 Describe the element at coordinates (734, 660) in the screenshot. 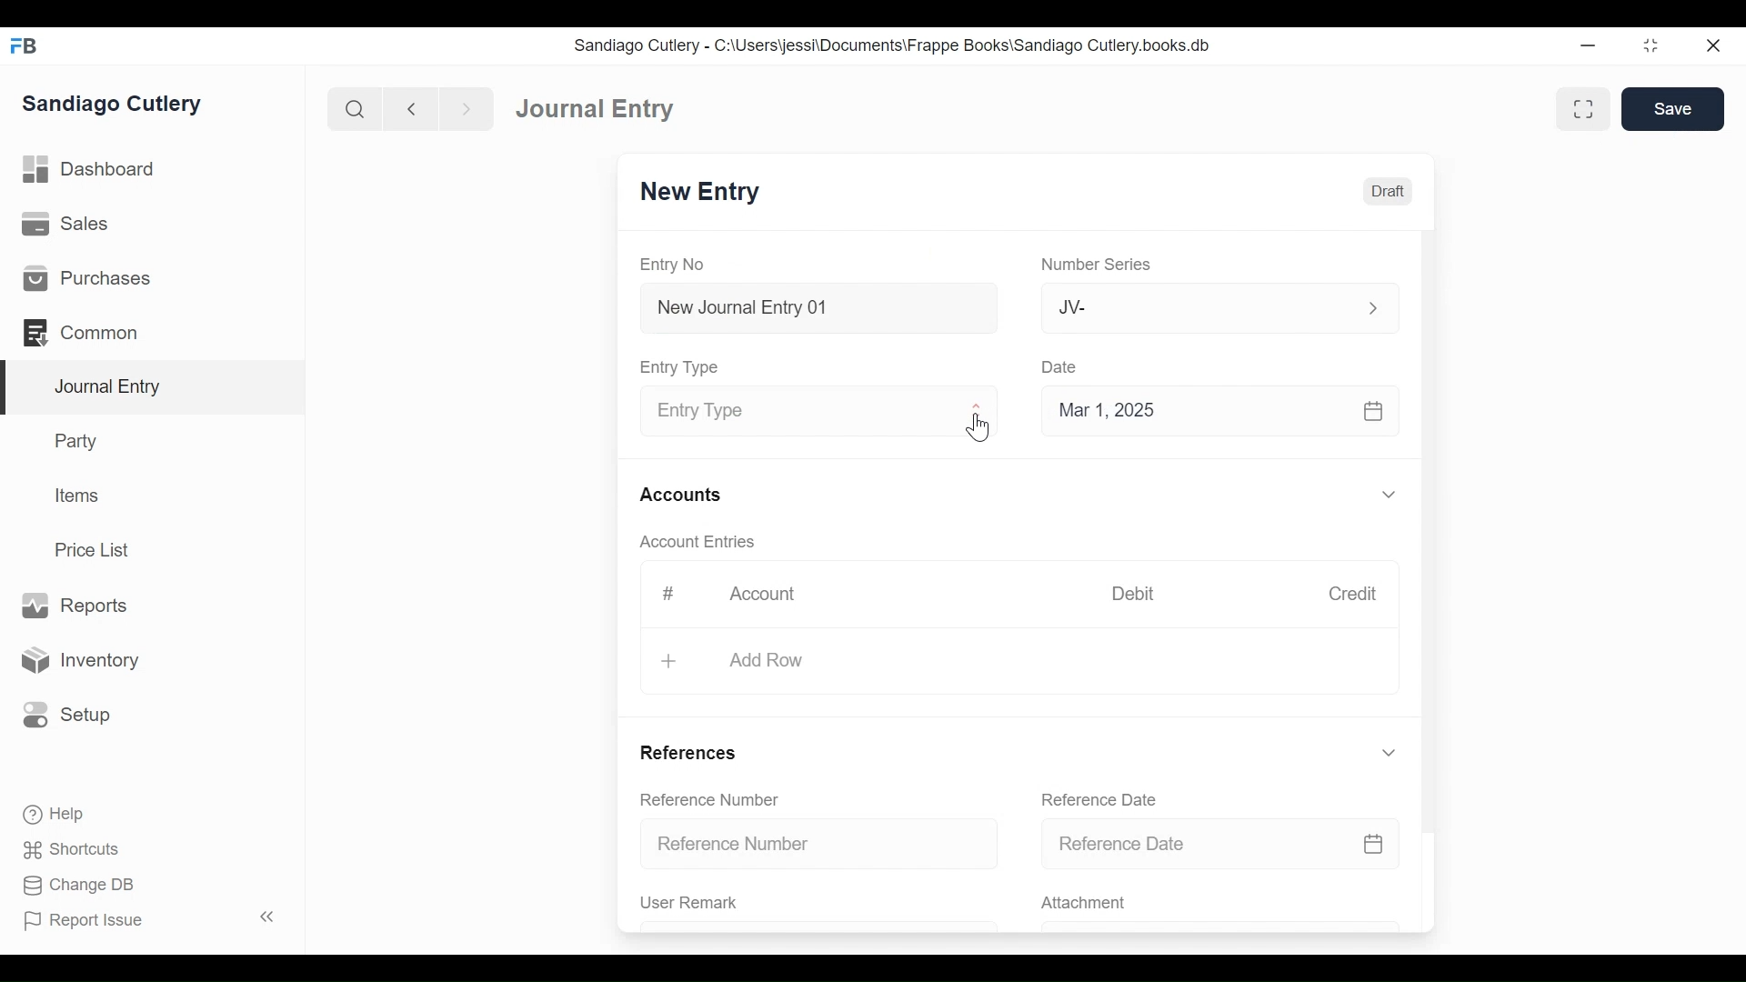

I see `Add Row` at that location.